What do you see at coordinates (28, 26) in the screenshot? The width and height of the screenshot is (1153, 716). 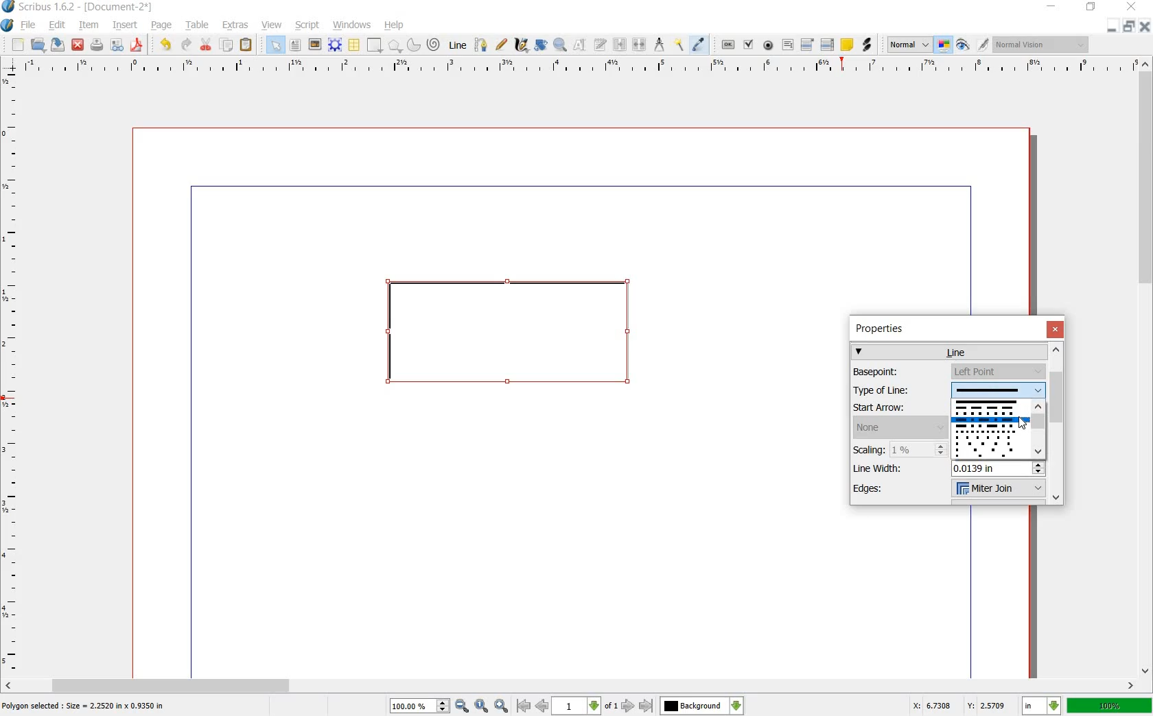 I see `FILE` at bounding box center [28, 26].